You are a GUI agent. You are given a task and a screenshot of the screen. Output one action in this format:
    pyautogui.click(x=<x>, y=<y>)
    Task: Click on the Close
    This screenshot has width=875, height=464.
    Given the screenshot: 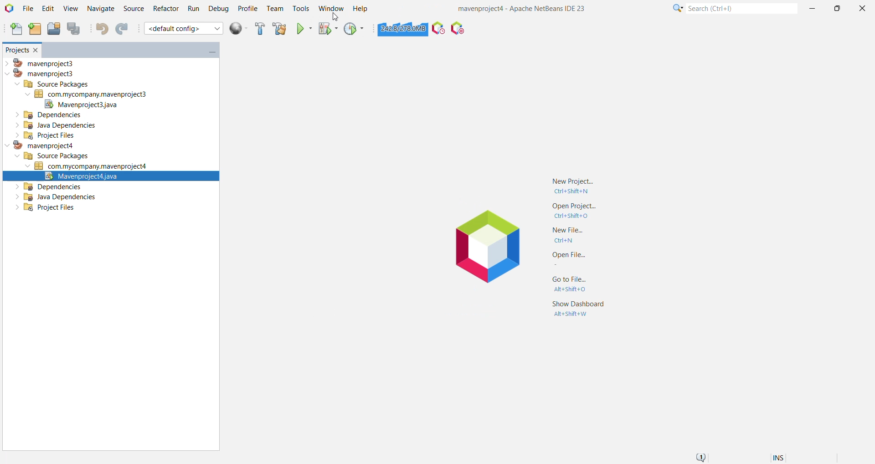 What is the action you would take?
    pyautogui.click(x=862, y=8)
    